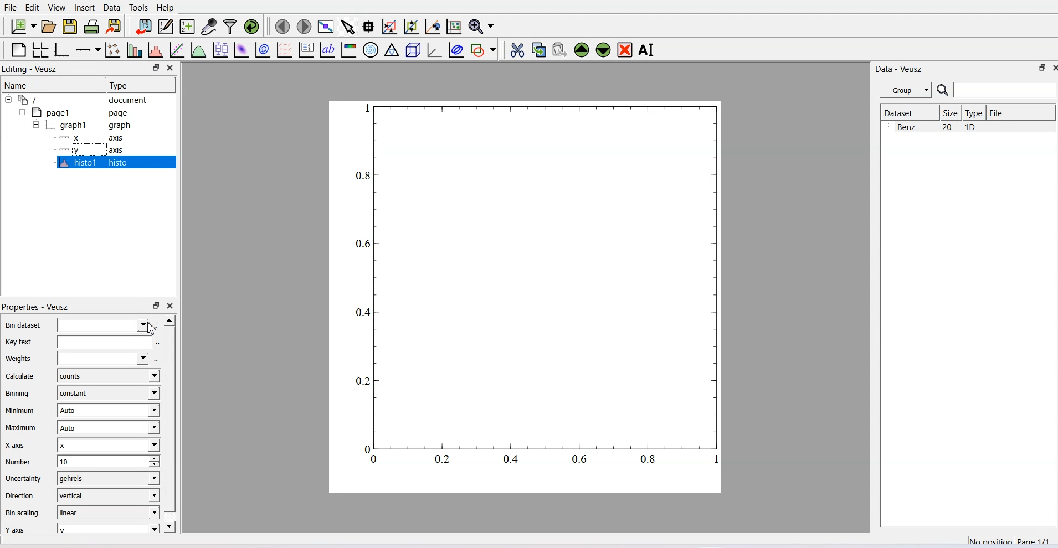 The image size is (1058, 548). Describe the element at coordinates (89, 125) in the screenshot. I see `Graph` at that location.